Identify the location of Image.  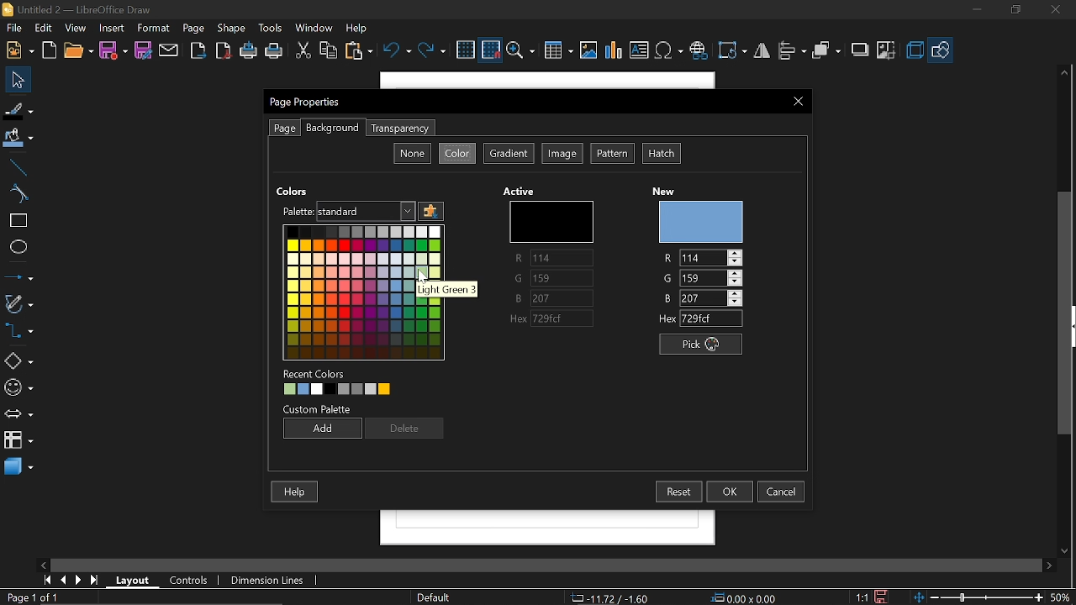
(562, 153).